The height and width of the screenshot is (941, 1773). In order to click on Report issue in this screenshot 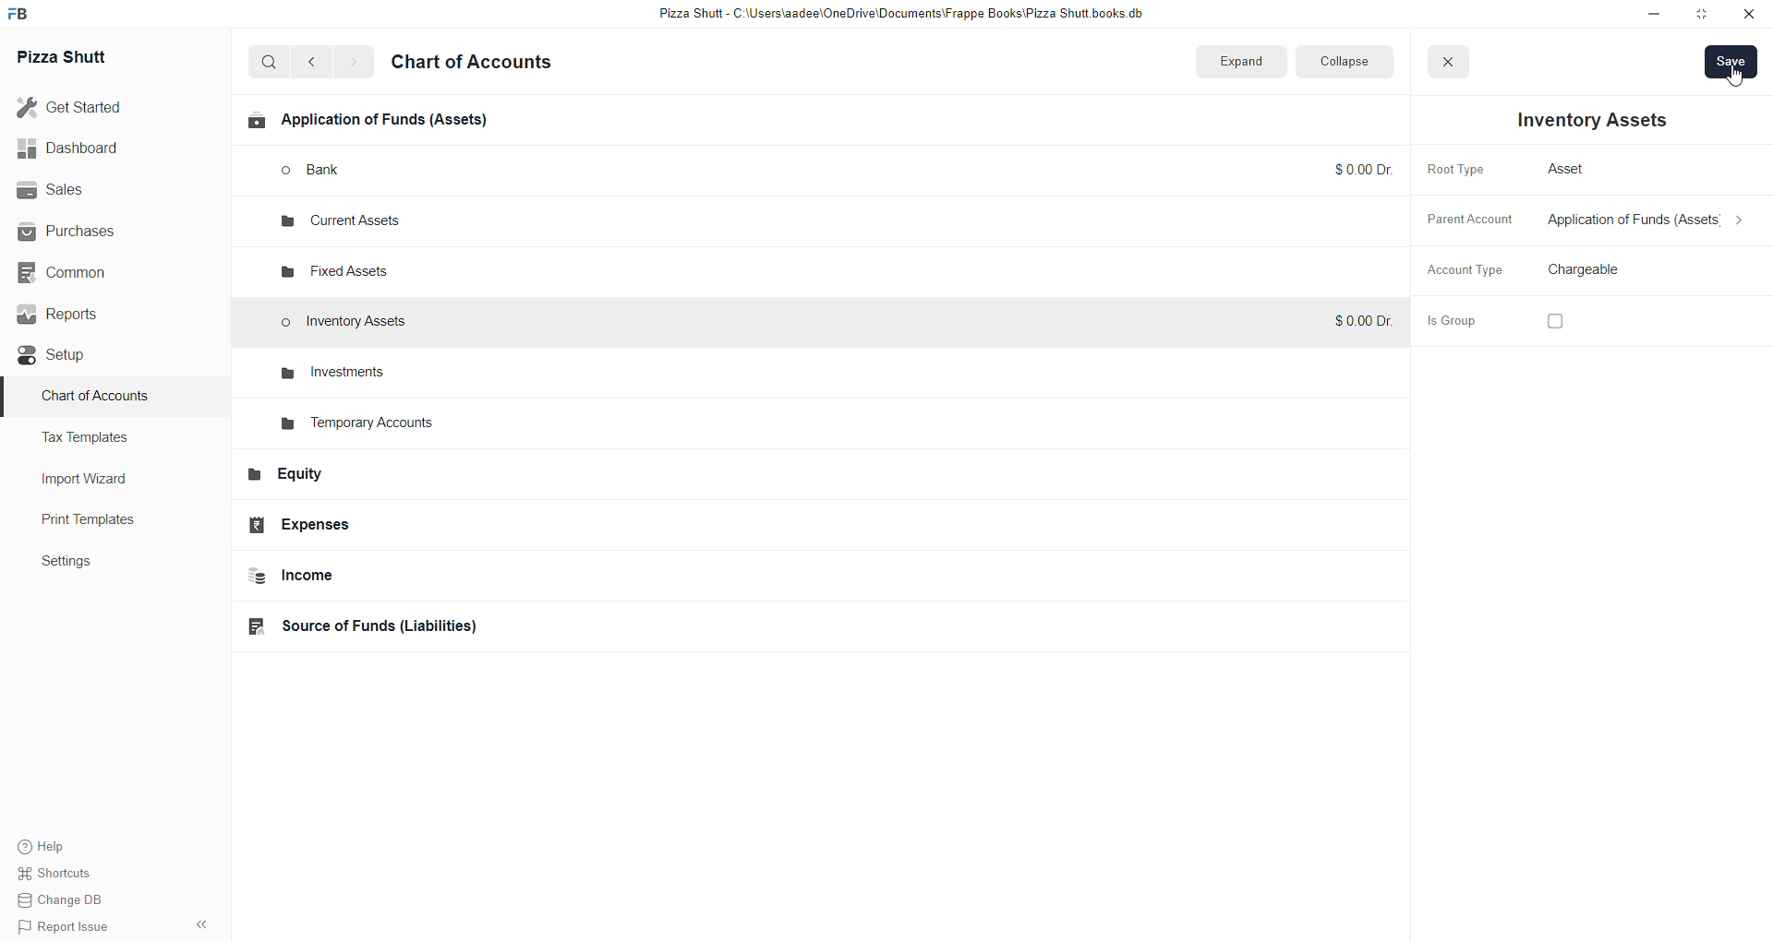, I will do `click(66, 929)`.